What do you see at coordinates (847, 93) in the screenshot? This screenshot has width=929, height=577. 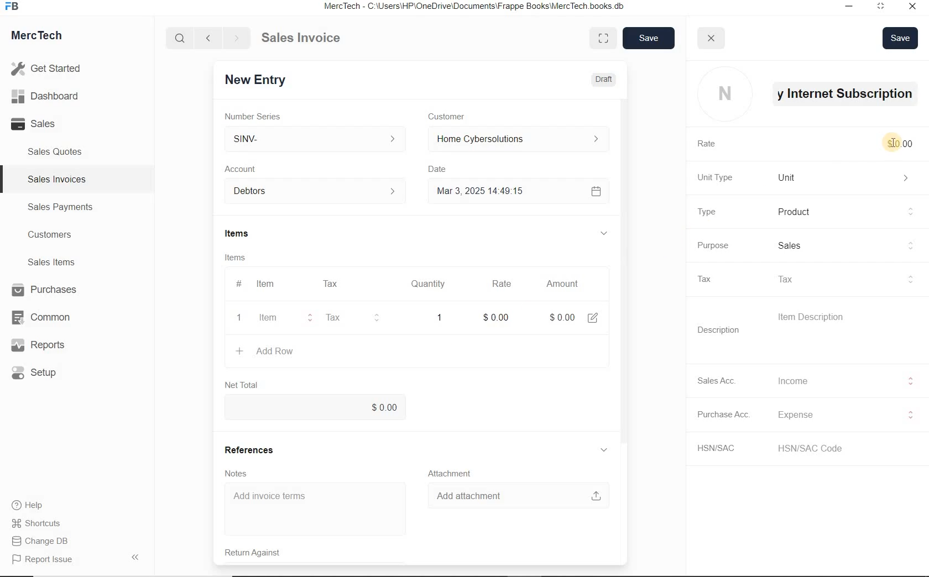 I see `item name` at bounding box center [847, 93].